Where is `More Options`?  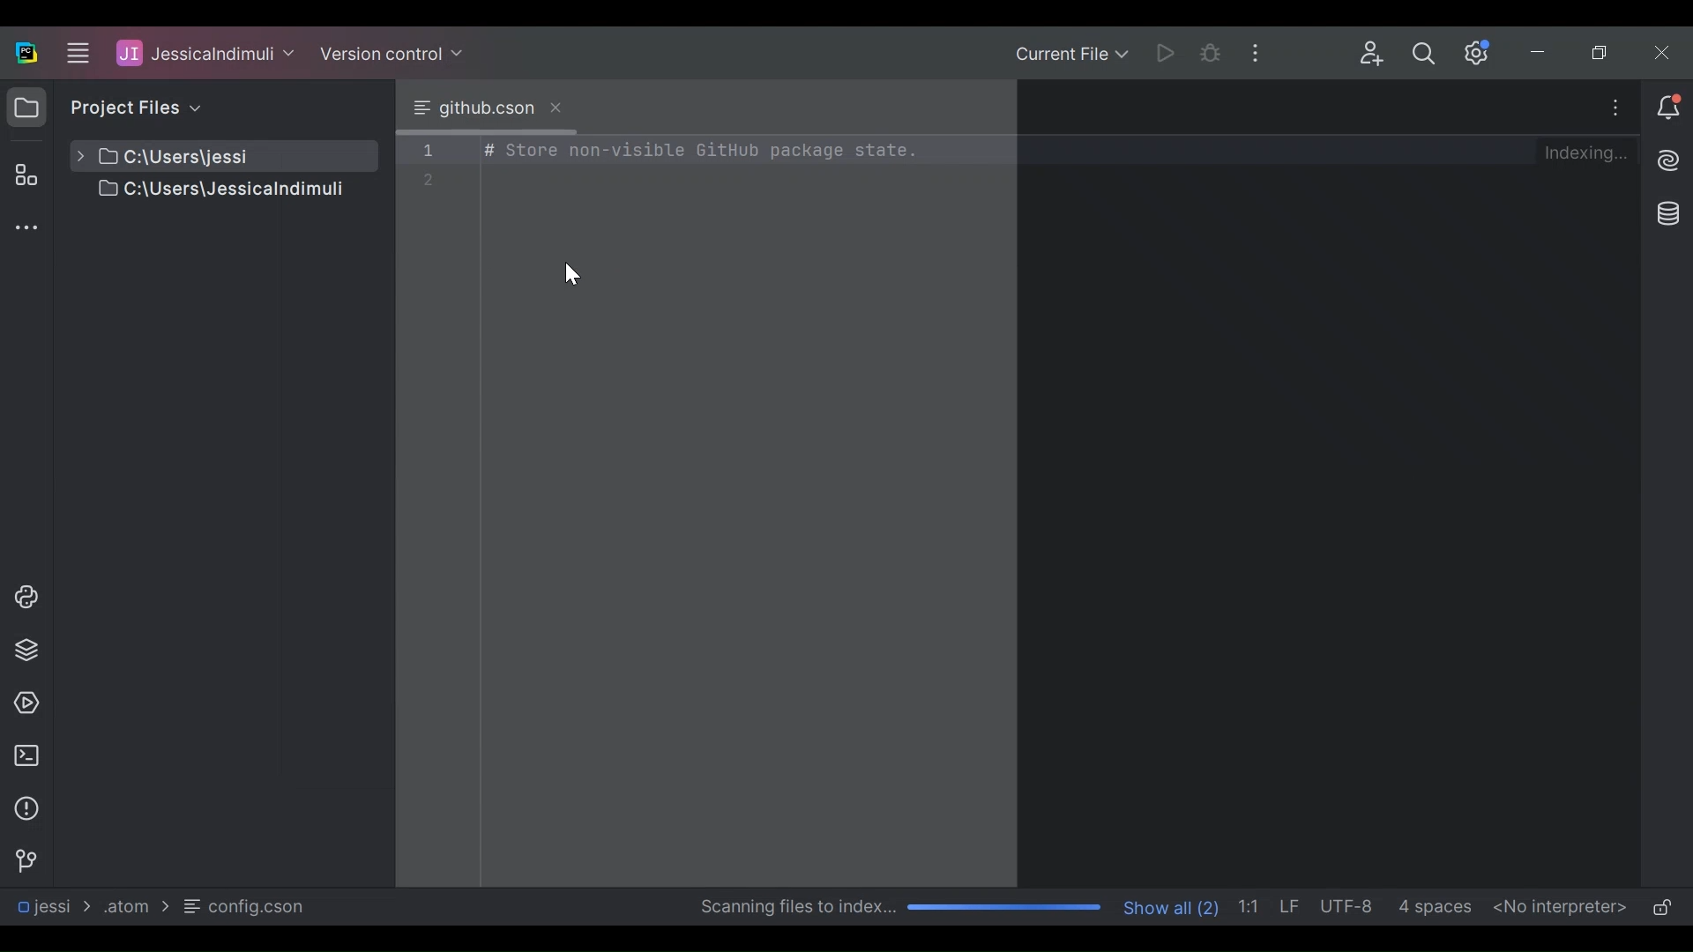 More Options is located at coordinates (1258, 53).